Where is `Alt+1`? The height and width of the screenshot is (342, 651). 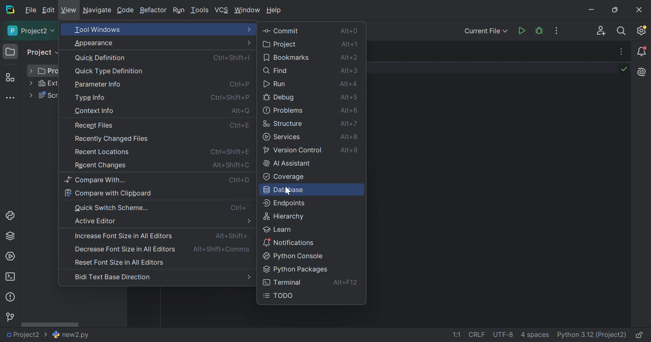 Alt+1 is located at coordinates (348, 44).